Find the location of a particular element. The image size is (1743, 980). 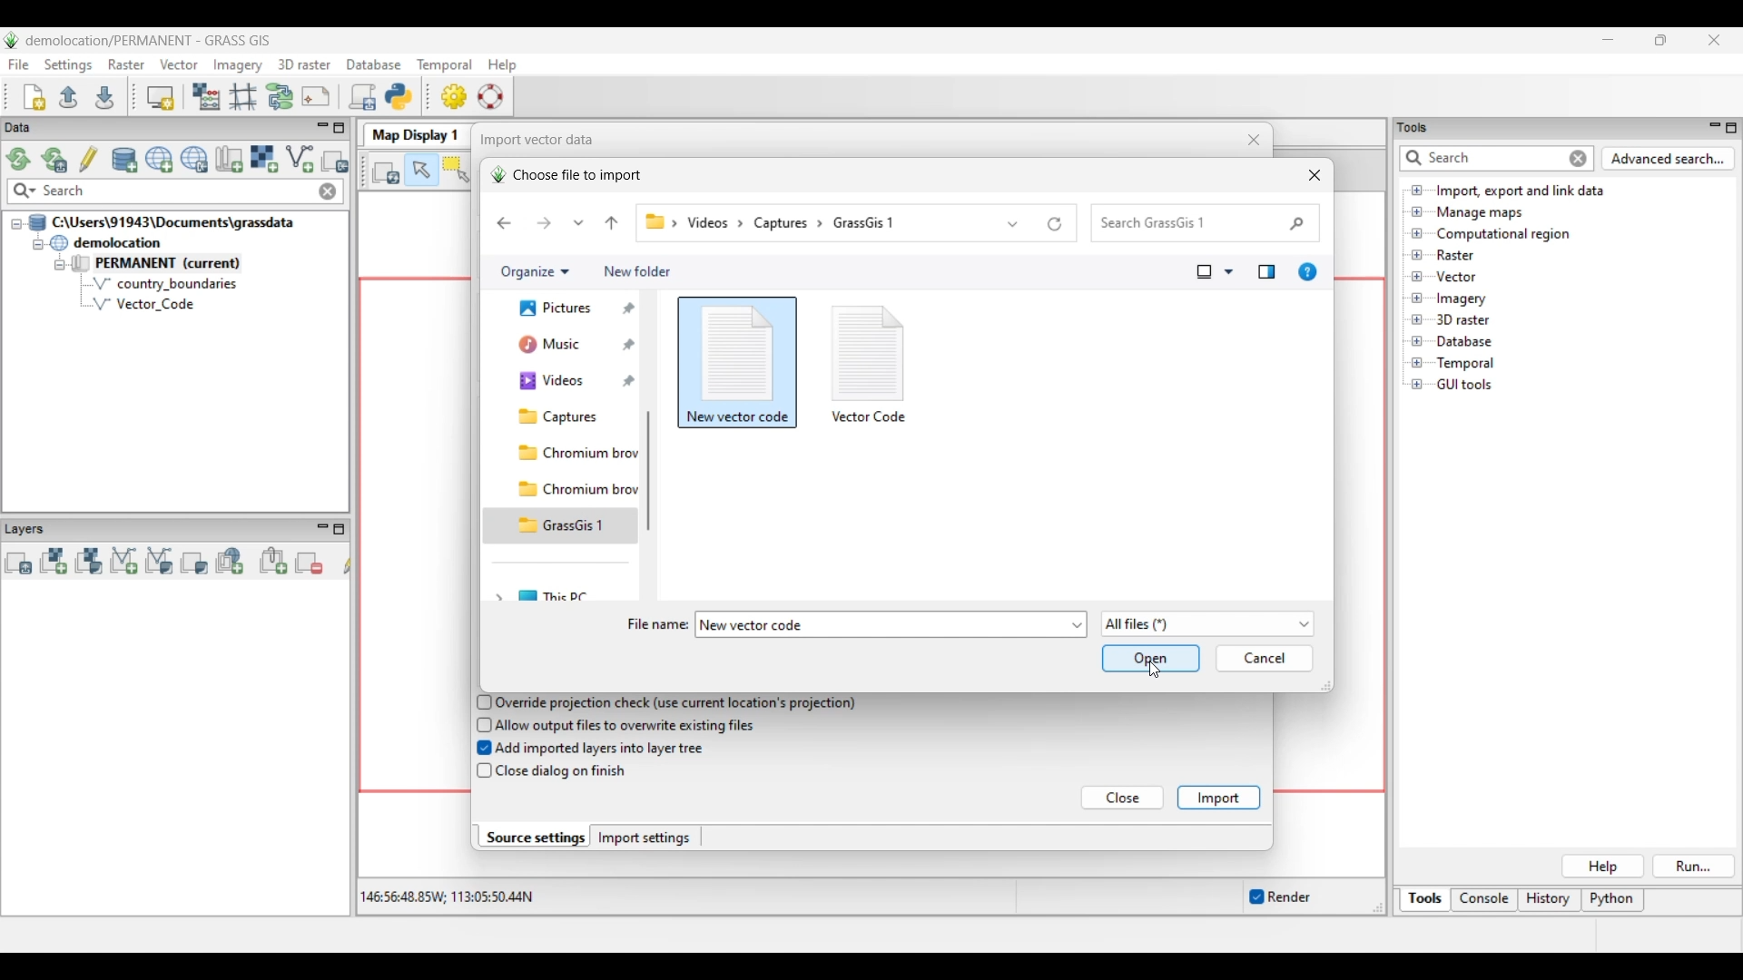

icon is located at coordinates (876, 351).